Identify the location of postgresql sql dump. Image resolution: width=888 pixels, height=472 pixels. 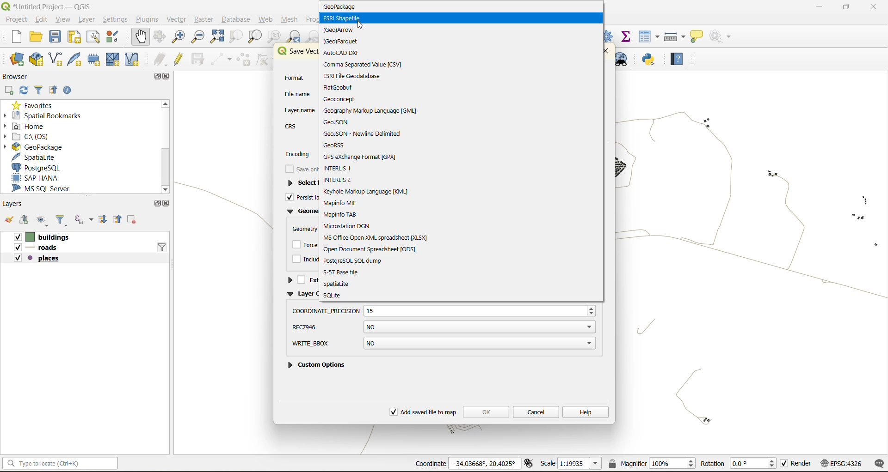
(355, 260).